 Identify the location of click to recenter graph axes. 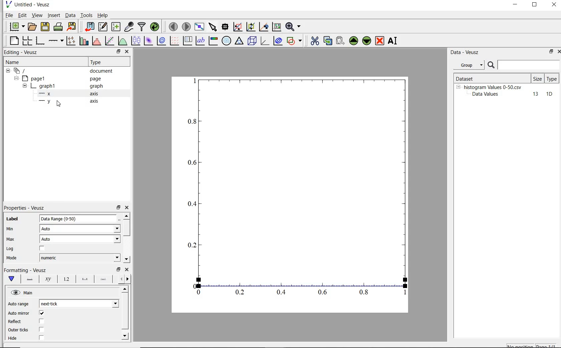
(276, 27).